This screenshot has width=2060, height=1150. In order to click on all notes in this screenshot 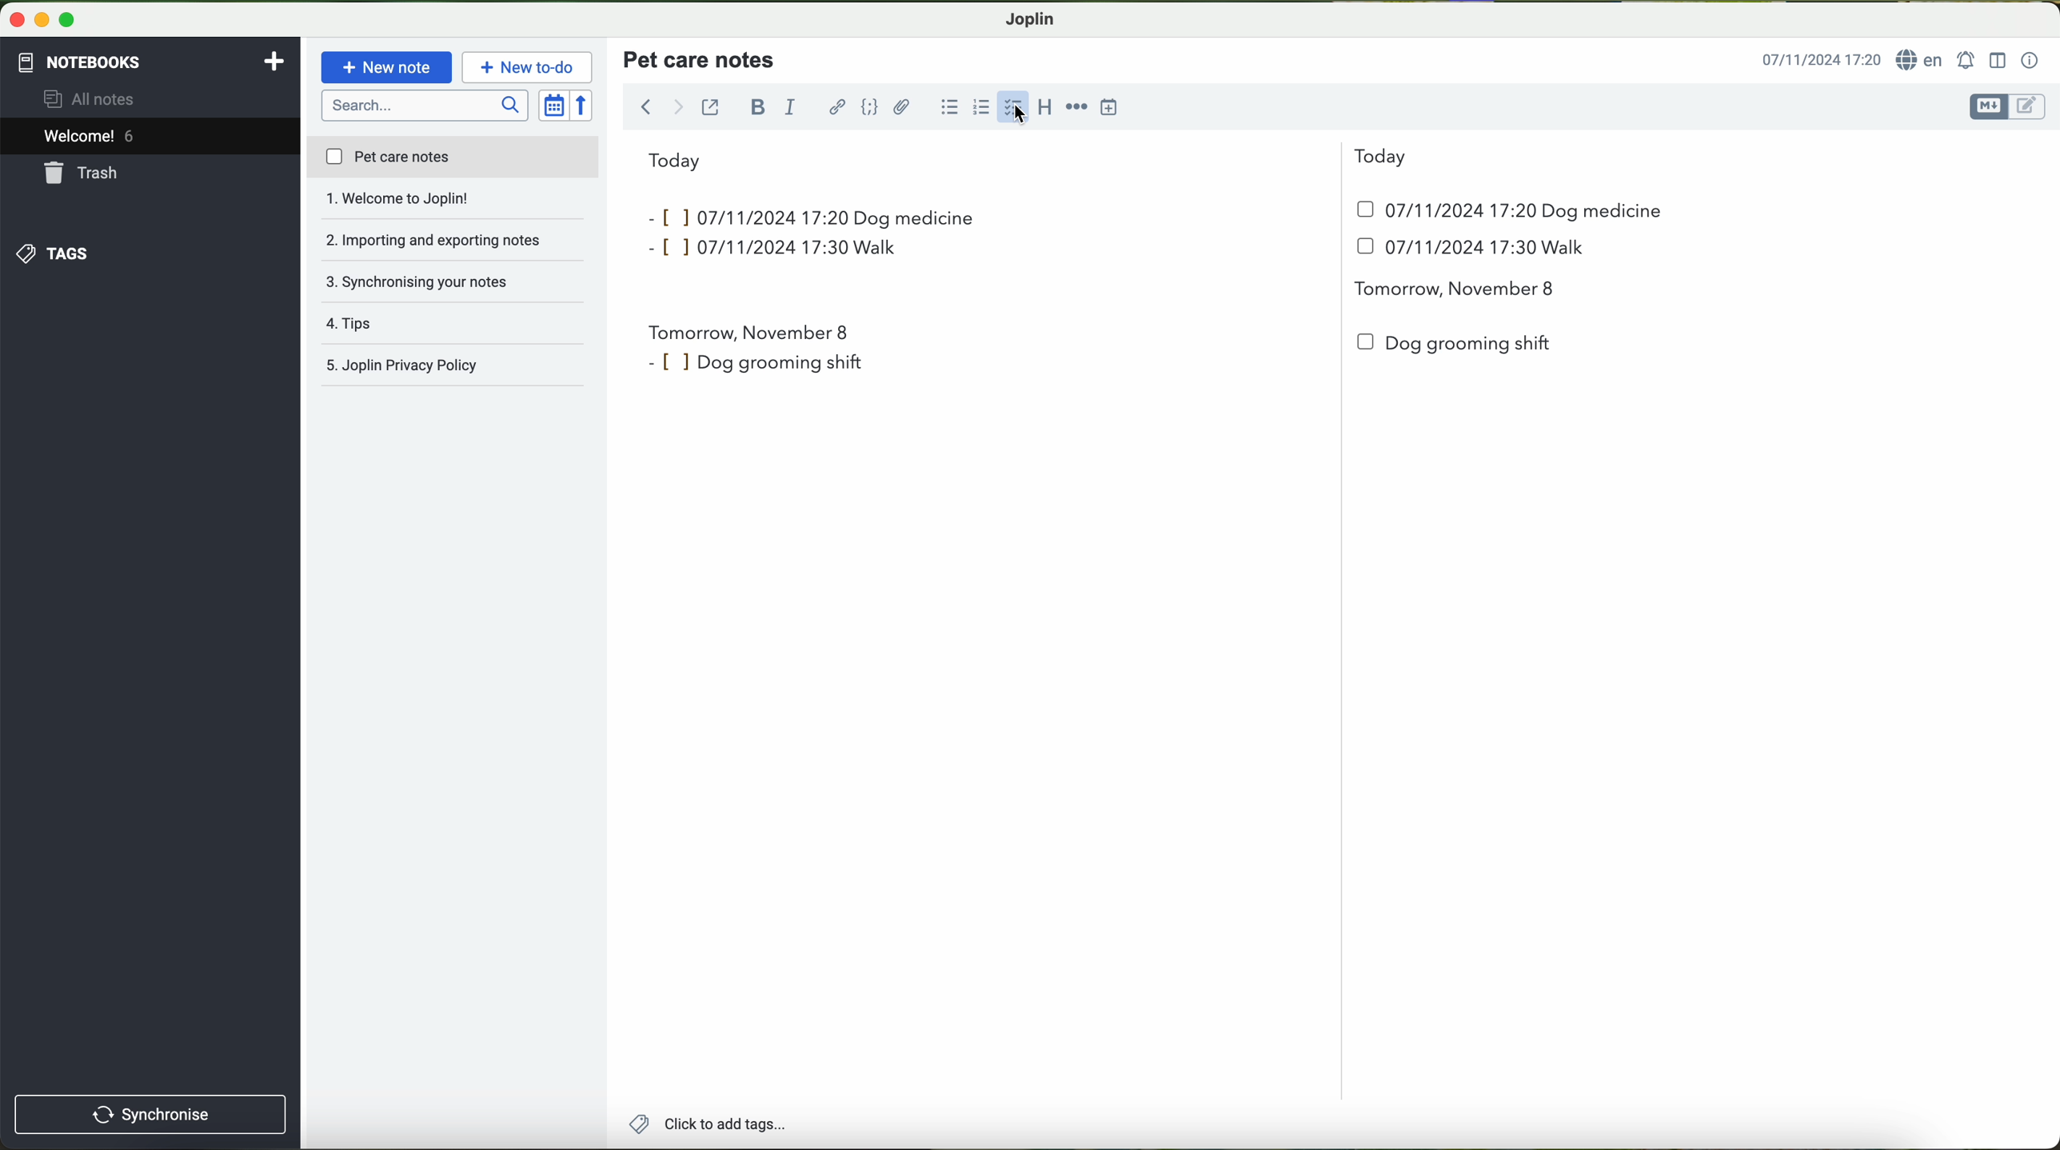, I will do `click(94, 100)`.